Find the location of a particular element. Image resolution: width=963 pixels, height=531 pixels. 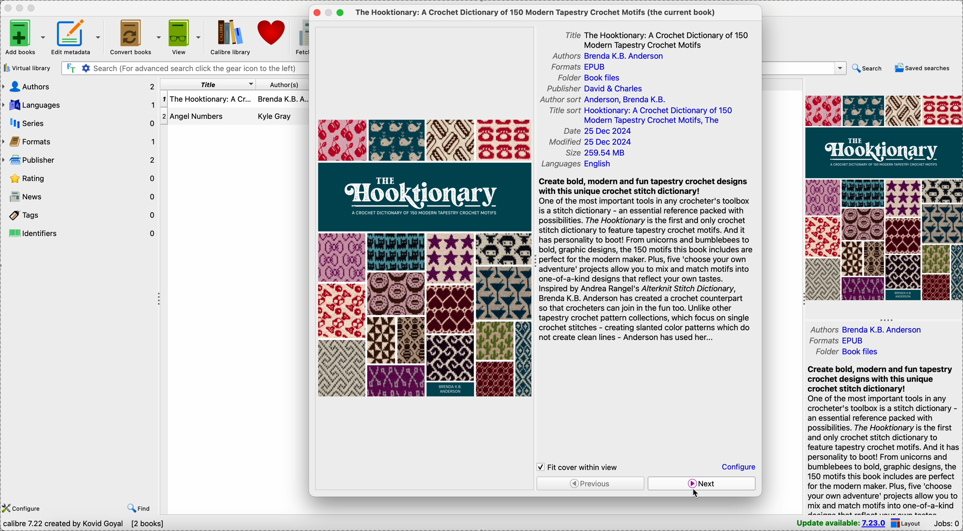

click on next is located at coordinates (702, 484).